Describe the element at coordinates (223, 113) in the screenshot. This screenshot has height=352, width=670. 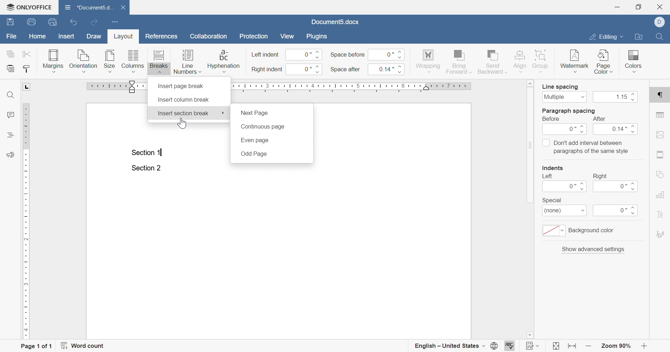
I see `cursor` at that location.